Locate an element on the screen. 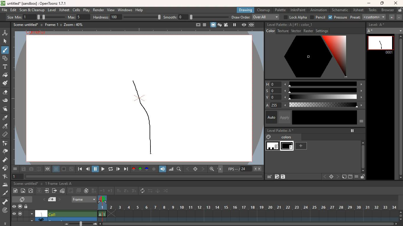 The height and width of the screenshot is (226, 403). pencil is located at coordinates (318, 17).